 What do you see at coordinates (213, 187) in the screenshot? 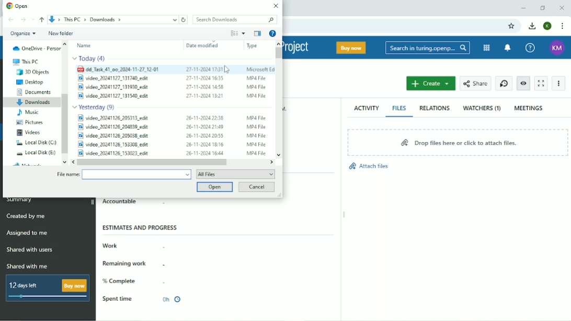
I see `Open` at bounding box center [213, 187].